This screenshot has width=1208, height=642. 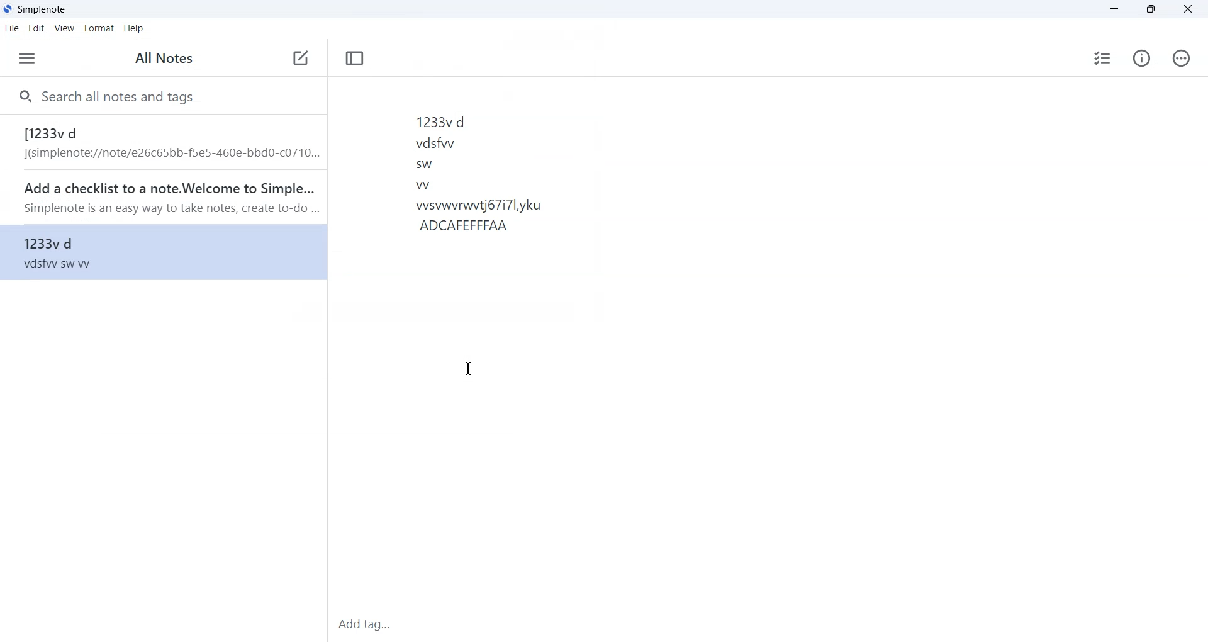 I want to click on Add note, so click(x=300, y=59).